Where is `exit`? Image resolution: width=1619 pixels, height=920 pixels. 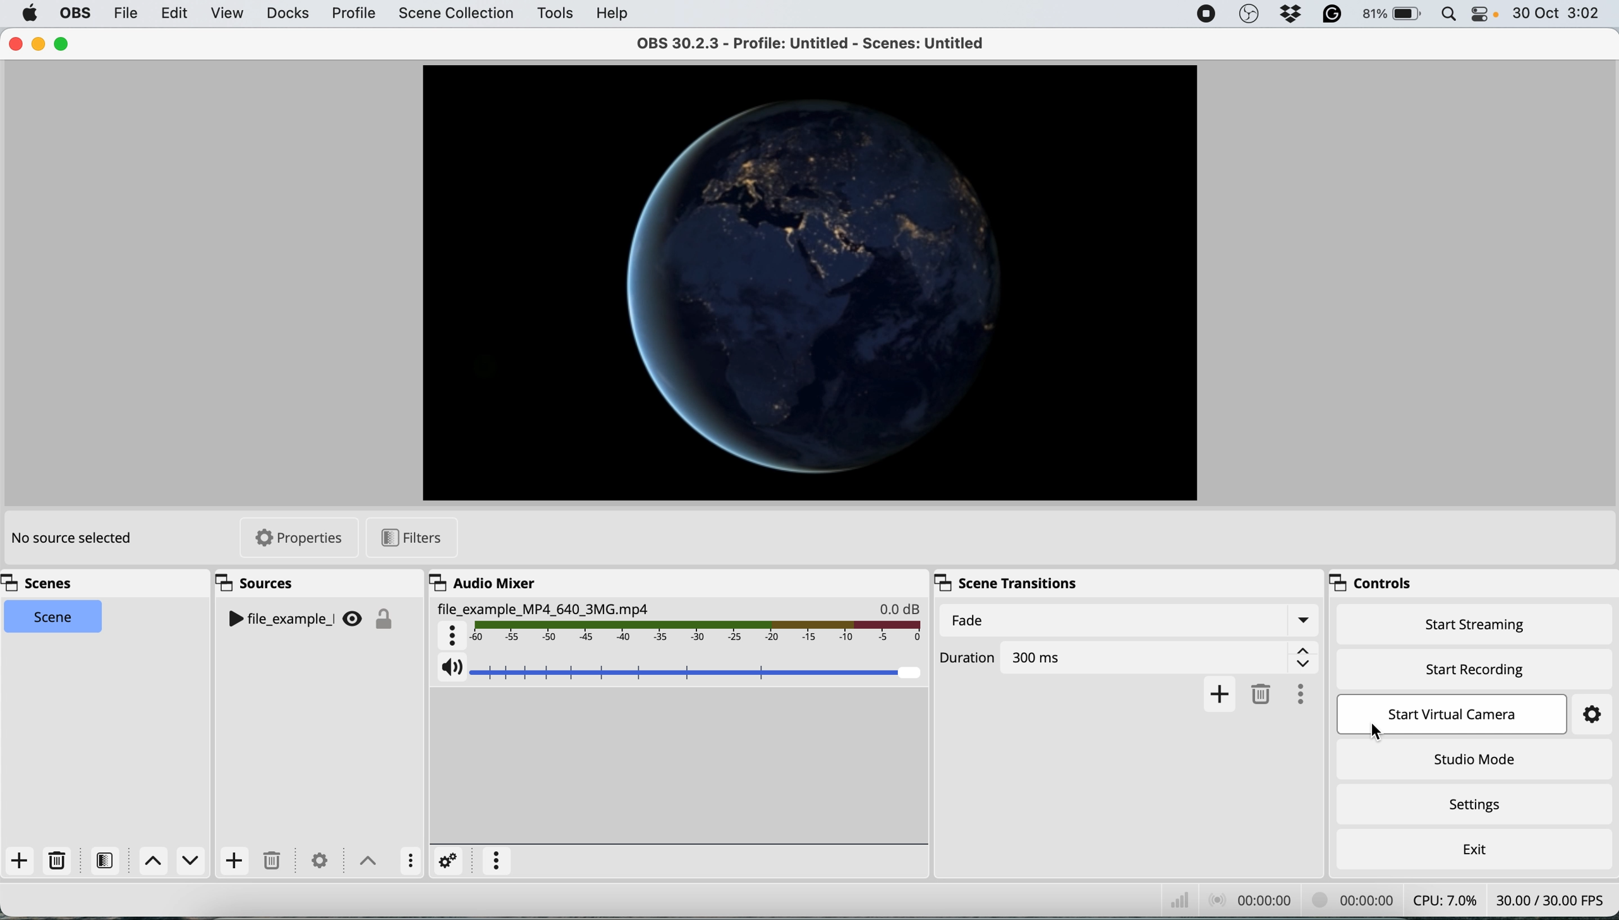 exit is located at coordinates (1479, 851).